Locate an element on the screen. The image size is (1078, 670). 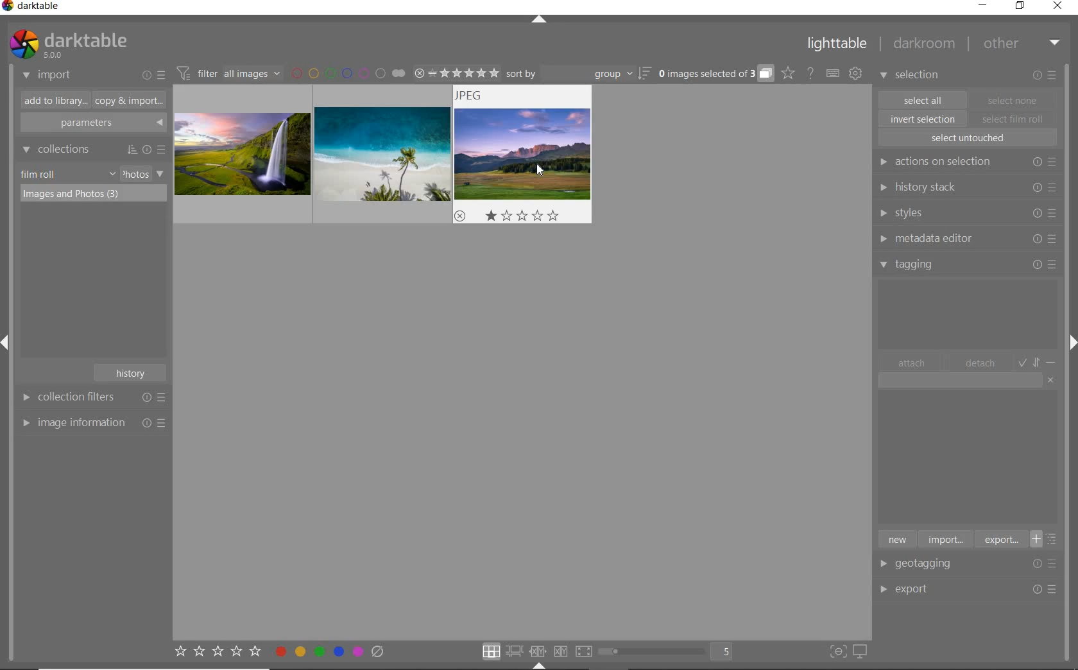
sort is located at coordinates (579, 74).